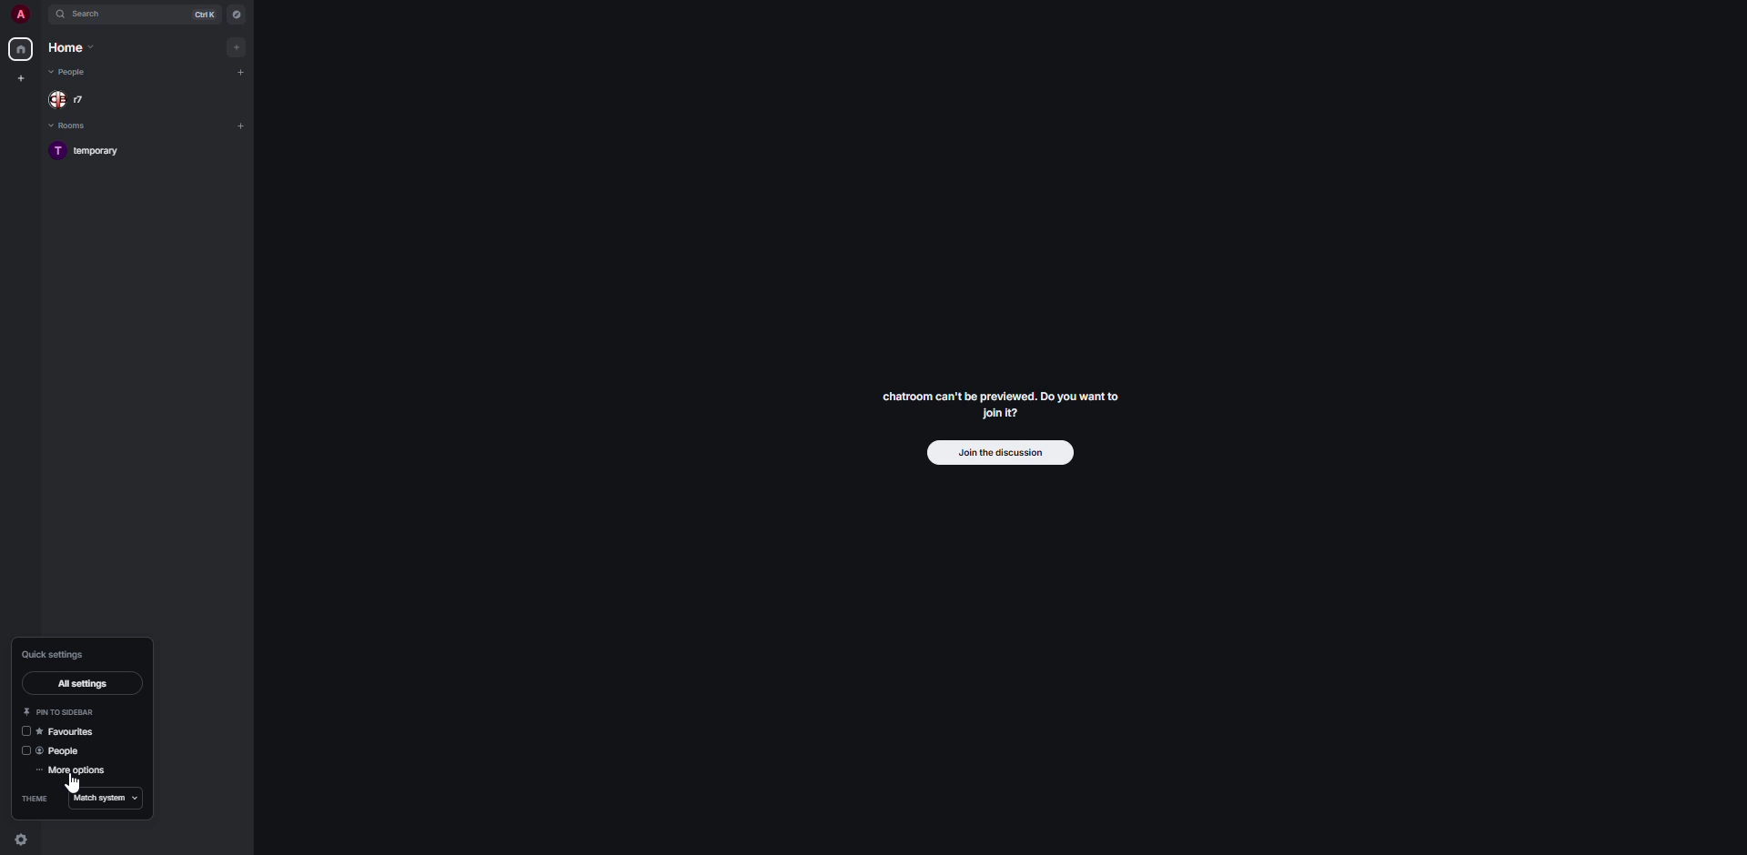 This screenshot has width=1747, height=855. What do you see at coordinates (237, 14) in the screenshot?
I see `navigator` at bounding box center [237, 14].